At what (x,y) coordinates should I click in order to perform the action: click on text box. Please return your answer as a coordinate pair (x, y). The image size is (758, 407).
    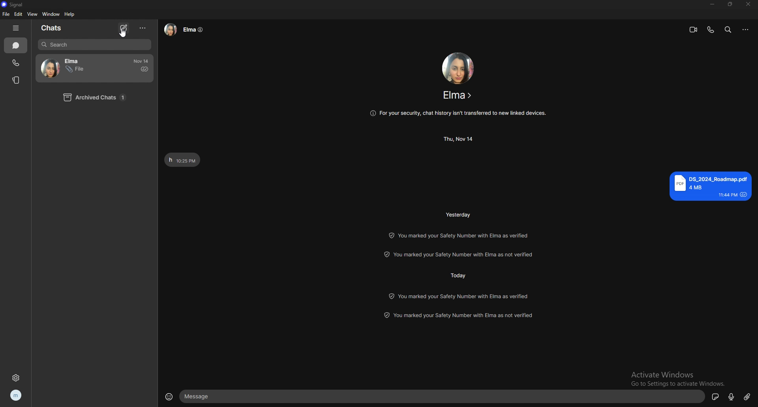
    Looking at the image, I should click on (444, 396).